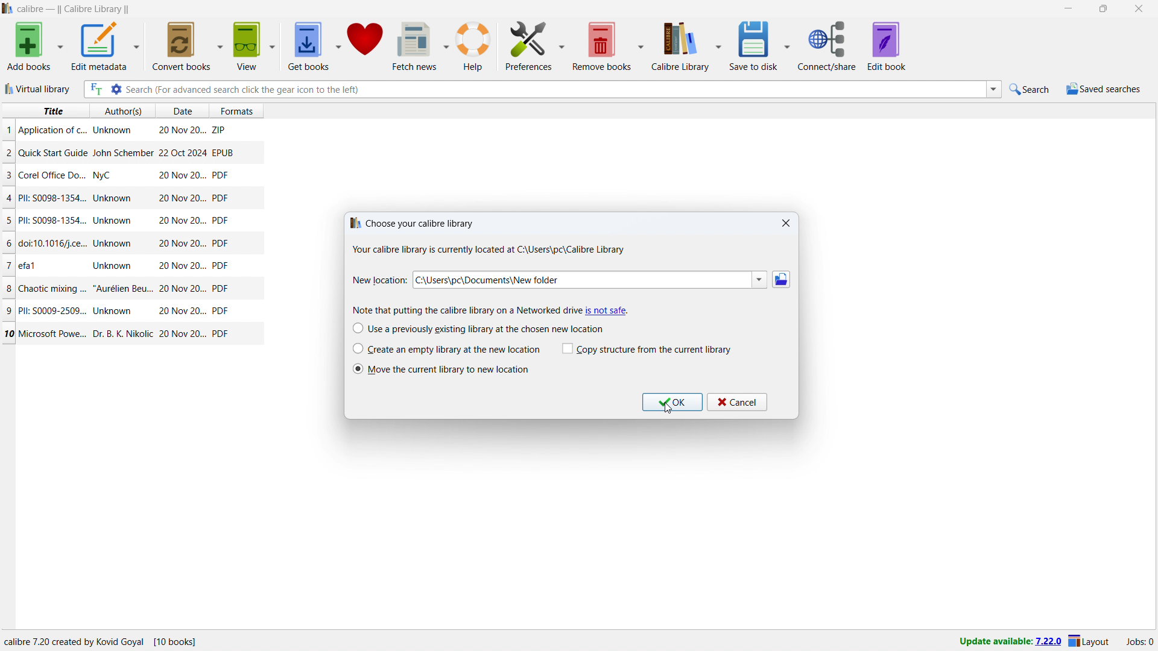 This screenshot has width=1158, height=651. What do you see at coordinates (242, 109) in the screenshot?
I see `formats` at bounding box center [242, 109].